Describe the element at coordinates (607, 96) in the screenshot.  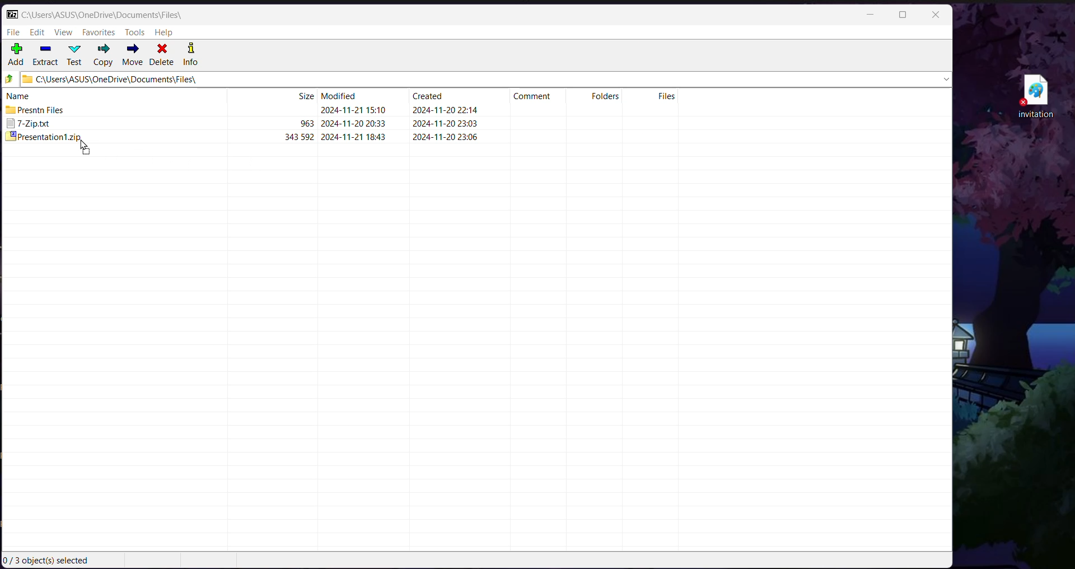
I see `Folders` at that location.